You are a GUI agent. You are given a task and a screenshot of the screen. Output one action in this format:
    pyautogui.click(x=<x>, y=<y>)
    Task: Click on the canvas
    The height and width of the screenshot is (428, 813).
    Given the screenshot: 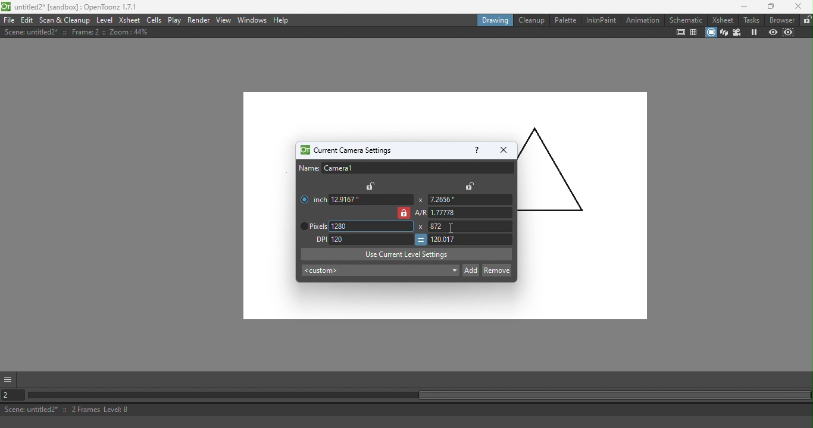 What is the action you would take?
    pyautogui.click(x=581, y=230)
    